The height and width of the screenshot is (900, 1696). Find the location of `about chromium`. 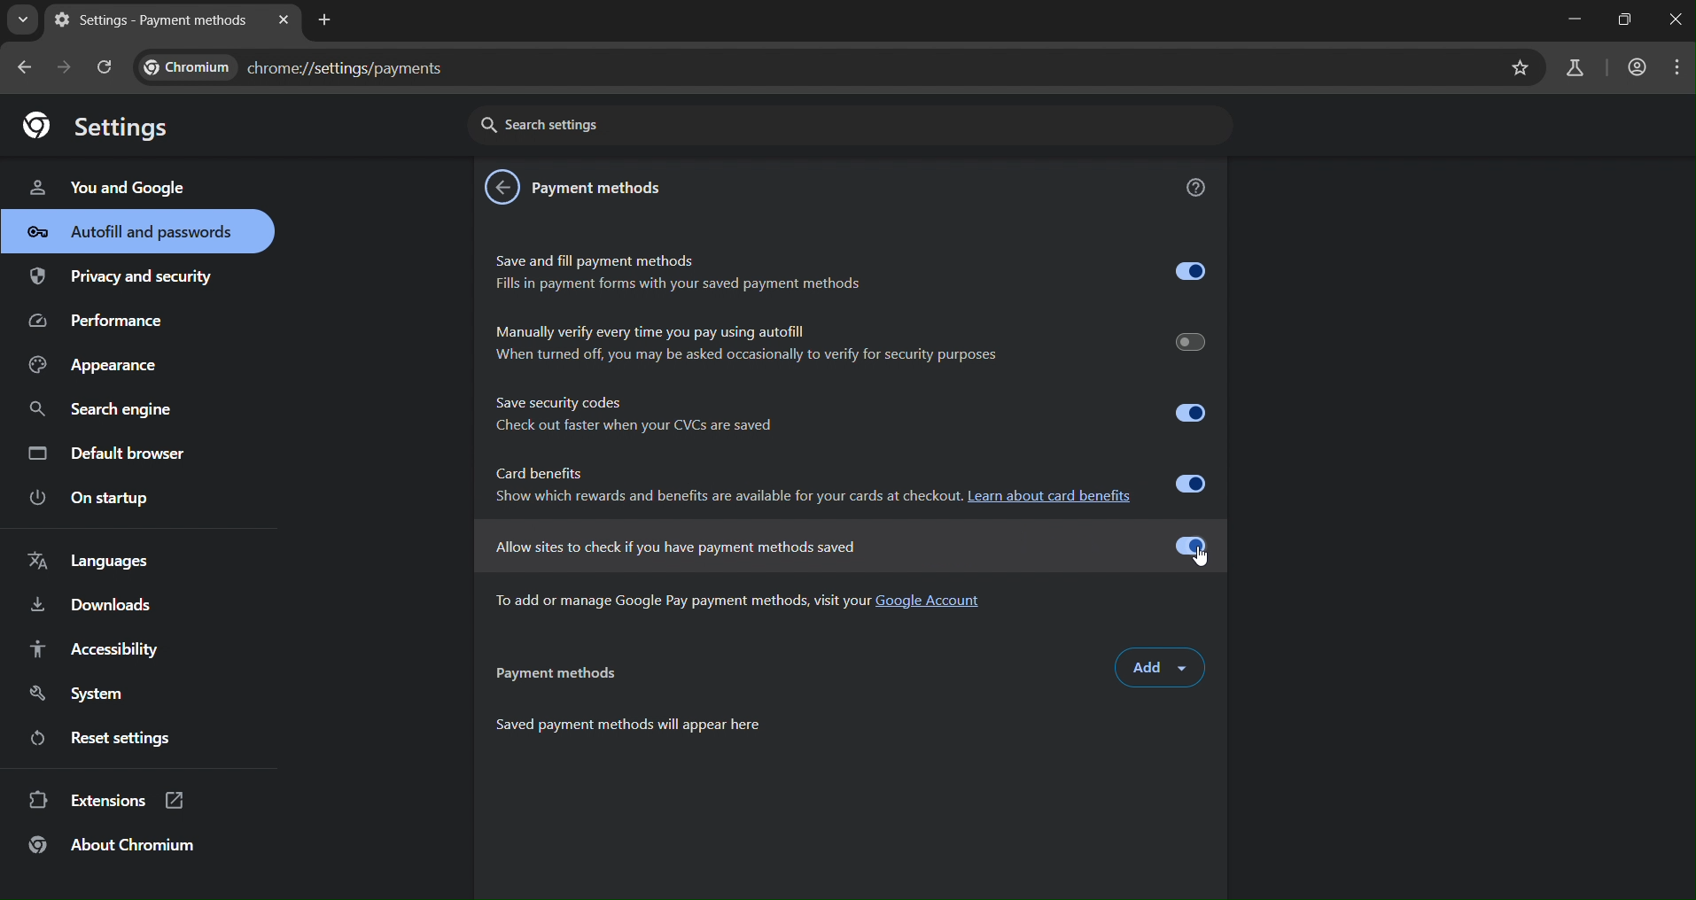

about chromium is located at coordinates (119, 845).